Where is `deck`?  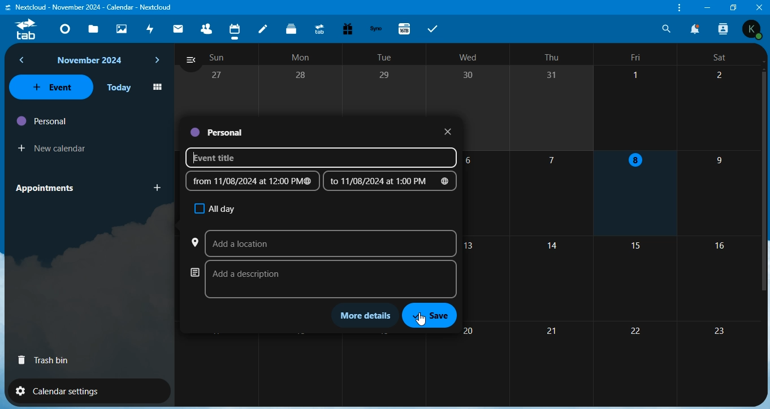 deck is located at coordinates (292, 29).